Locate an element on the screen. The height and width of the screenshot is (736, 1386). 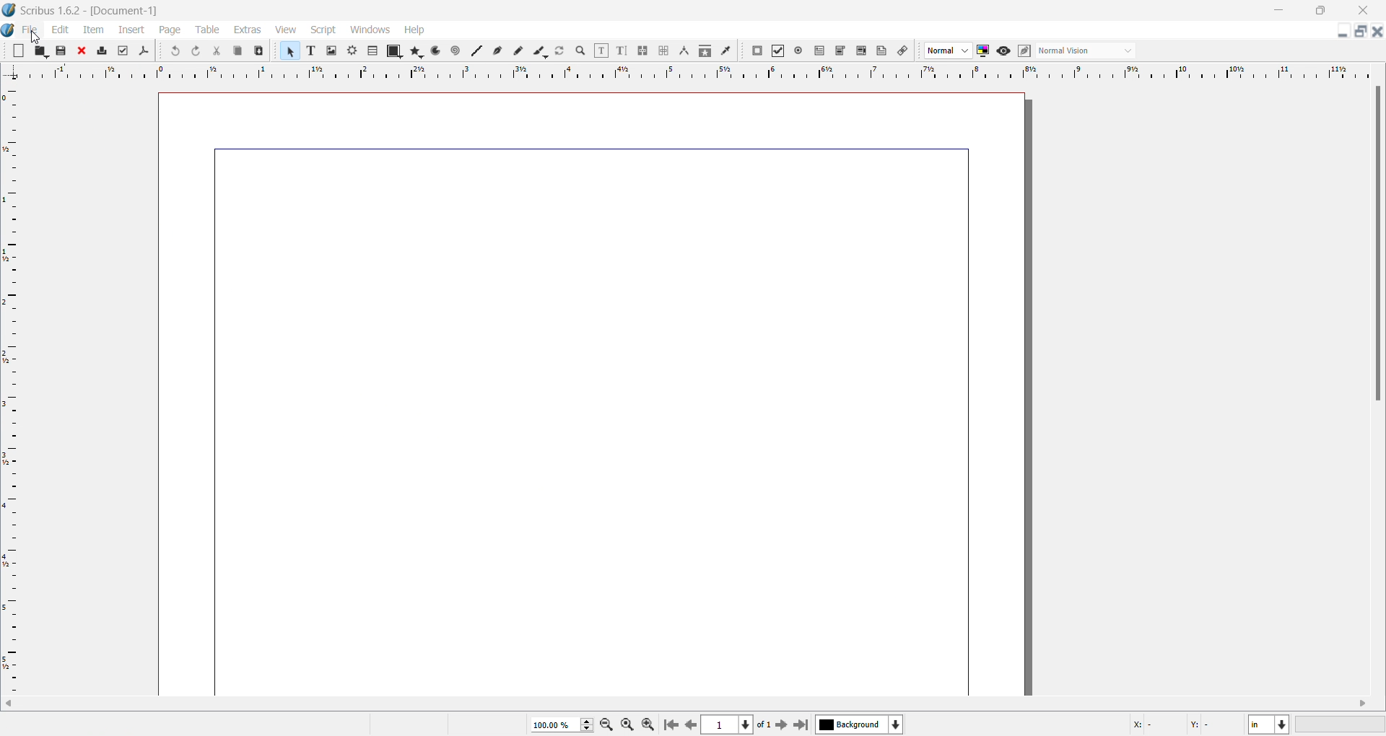
icon is located at coordinates (639, 52).